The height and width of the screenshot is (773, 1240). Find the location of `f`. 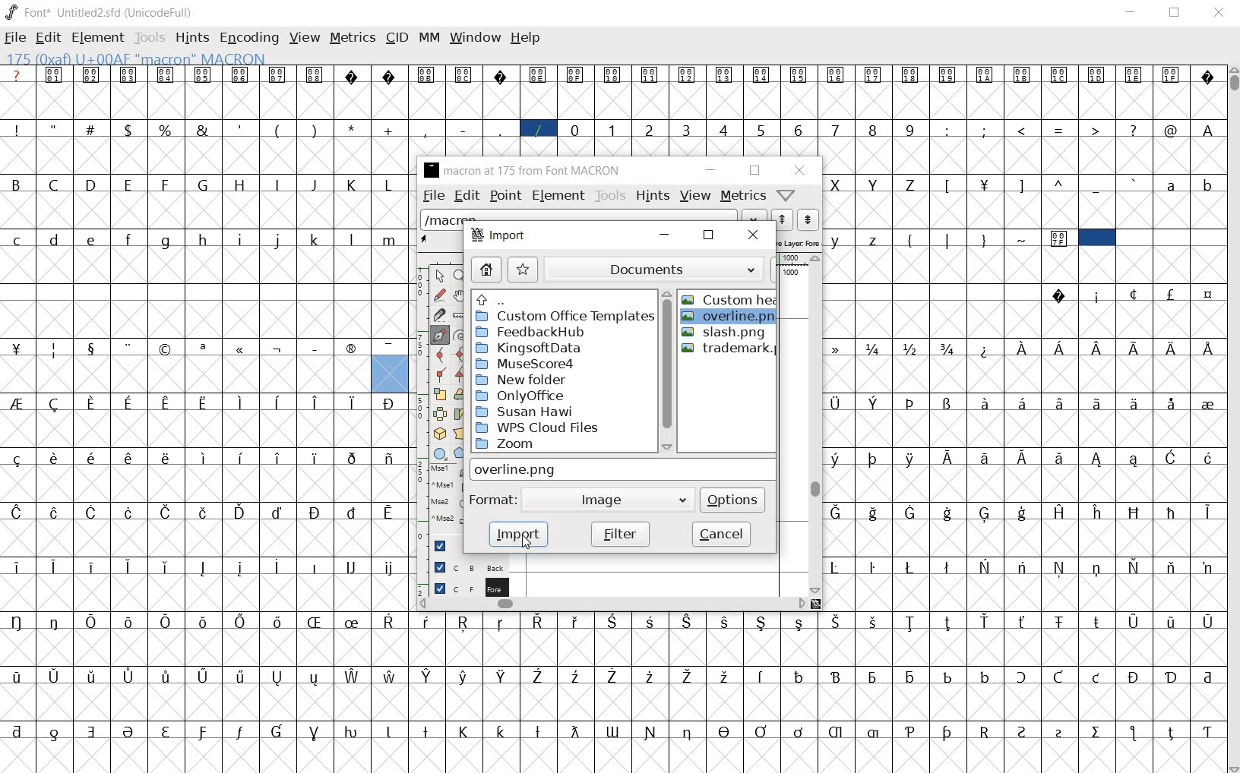

f is located at coordinates (131, 238).